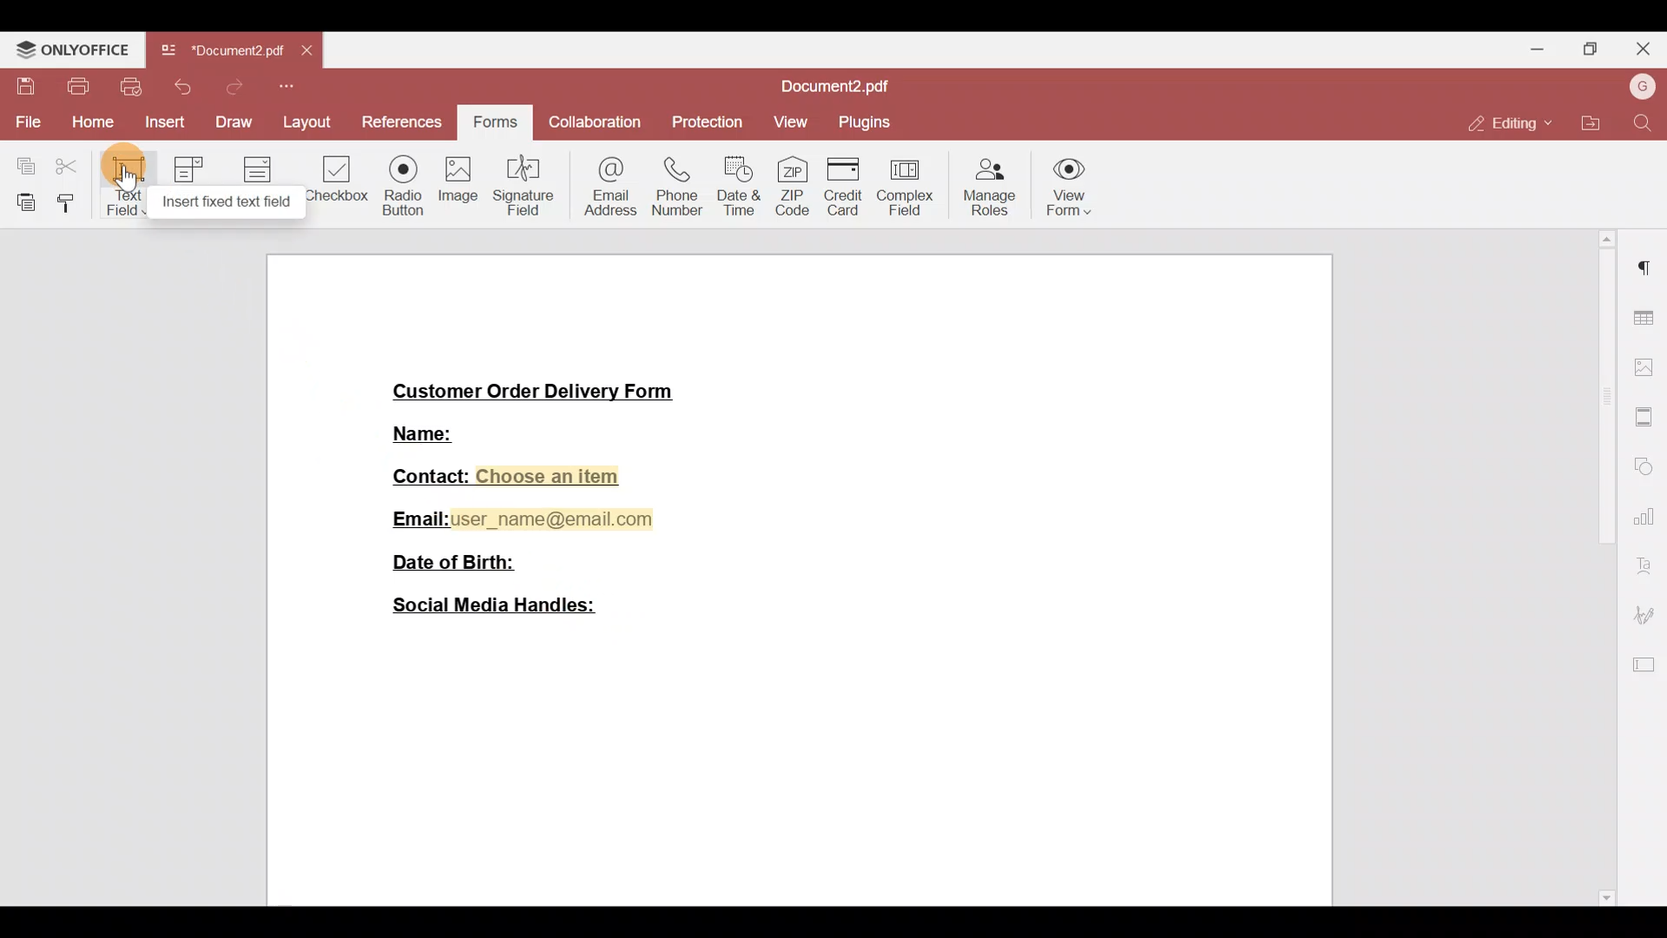 The height and width of the screenshot is (938, 1667). What do you see at coordinates (19, 162) in the screenshot?
I see `Copy` at bounding box center [19, 162].